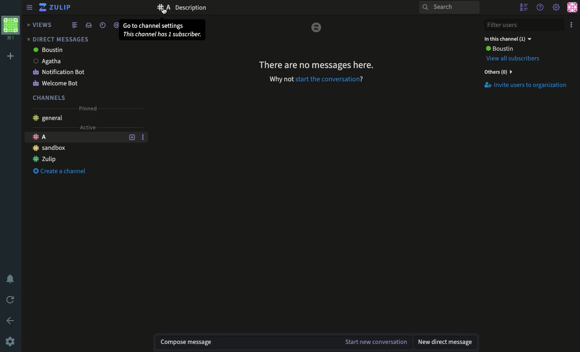  What do you see at coordinates (280, 79) in the screenshot?
I see `why not` at bounding box center [280, 79].